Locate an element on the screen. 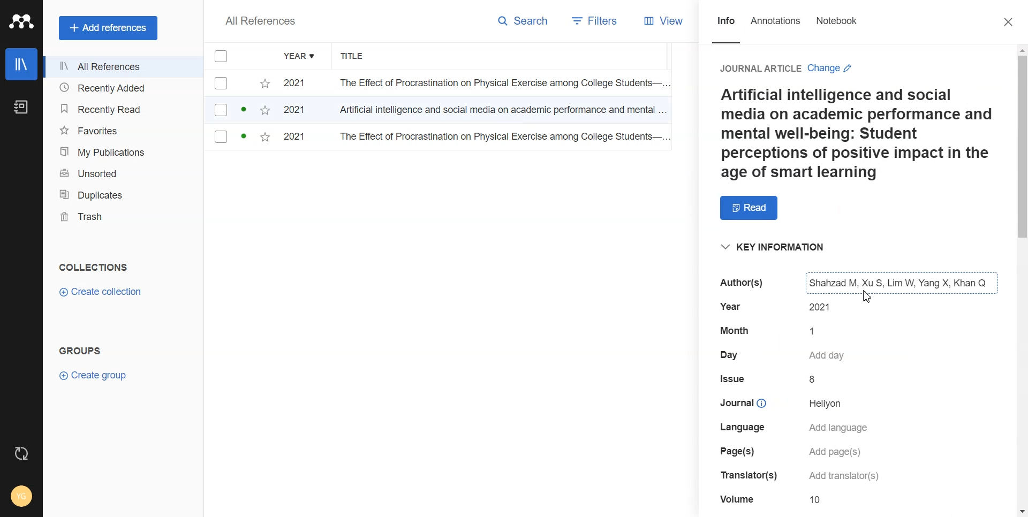  Recently Read is located at coordinates (121, 109).